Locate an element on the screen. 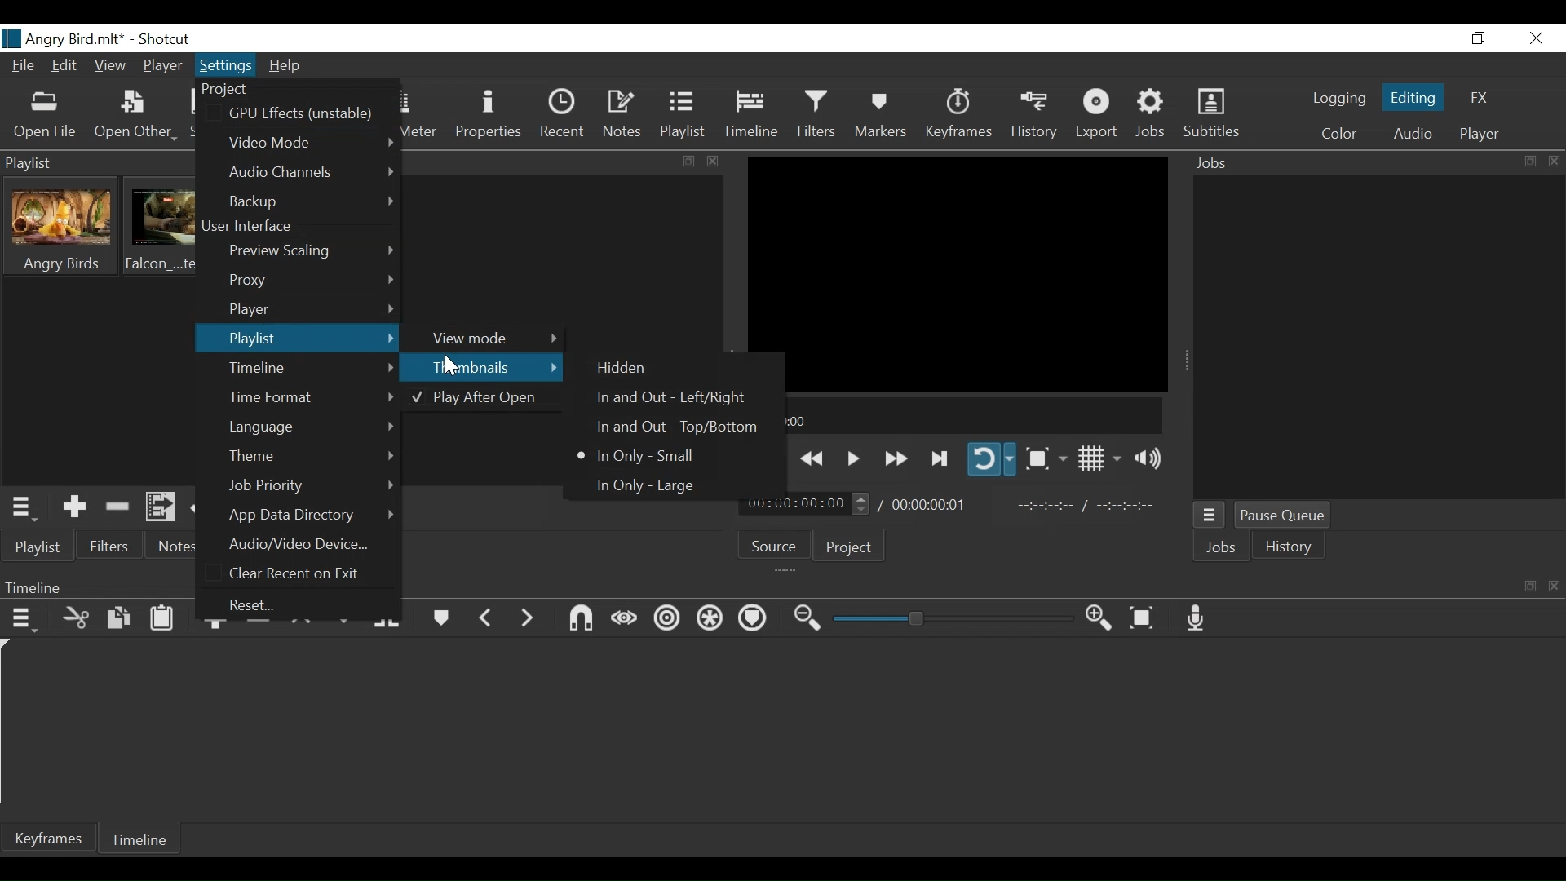  Ripple all tracks is located at coordinates (711, 618).